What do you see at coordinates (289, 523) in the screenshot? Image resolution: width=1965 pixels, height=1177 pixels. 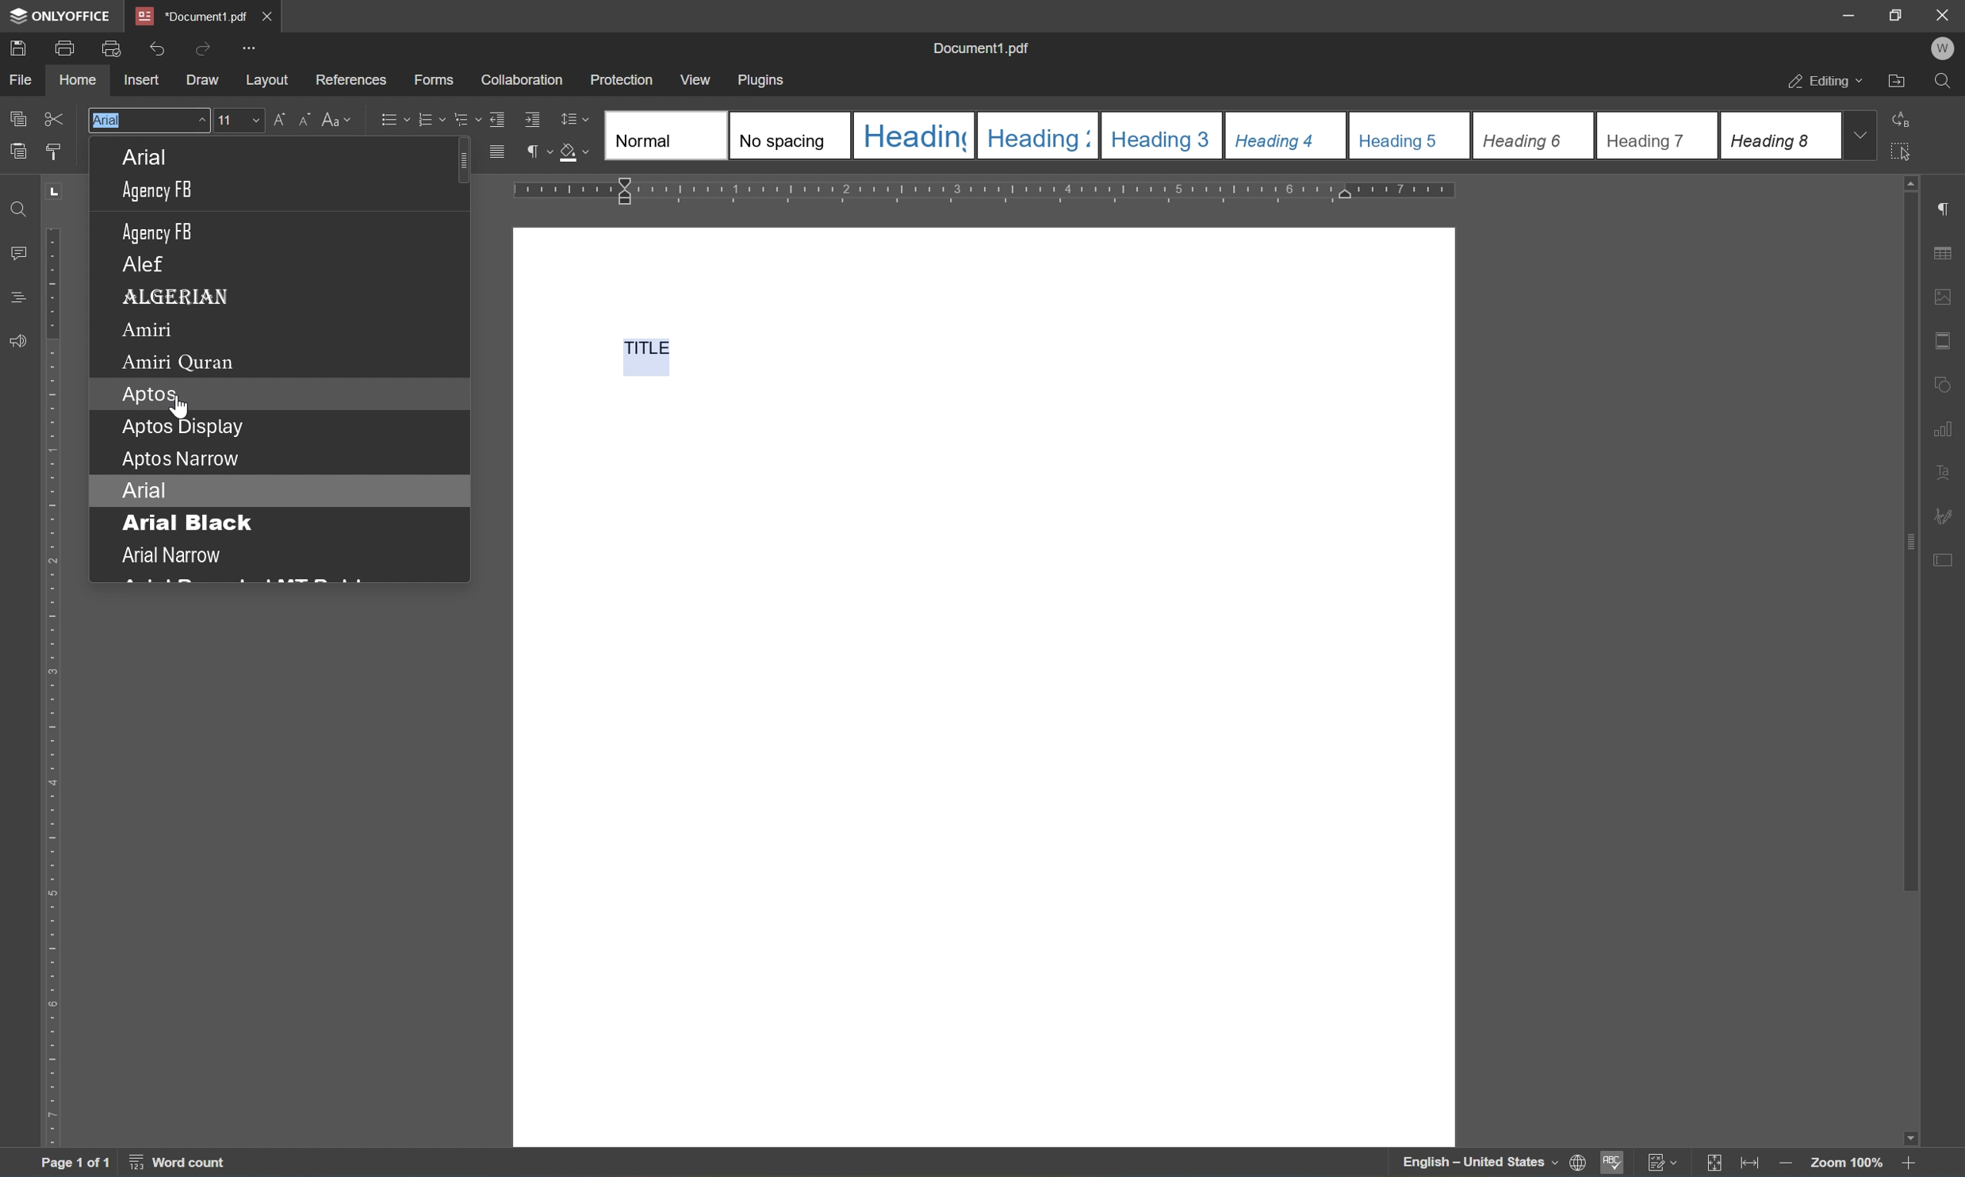 I see `Arial black` at bounding box center [289, 523].